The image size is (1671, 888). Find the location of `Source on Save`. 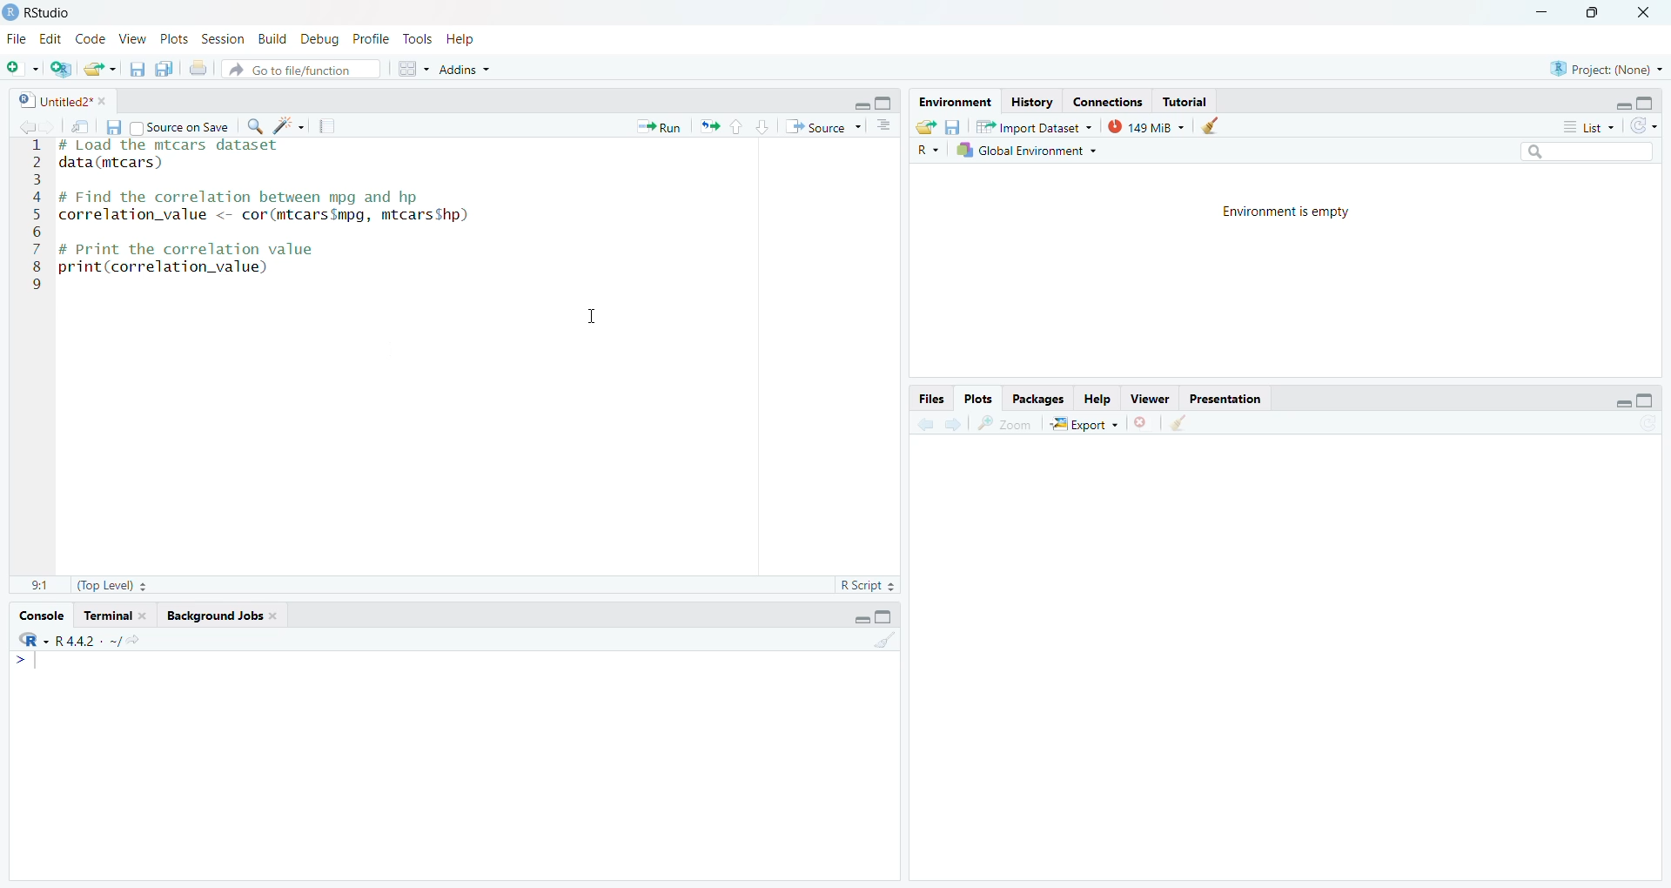

Source on Save is located at coordinates (182, 128).